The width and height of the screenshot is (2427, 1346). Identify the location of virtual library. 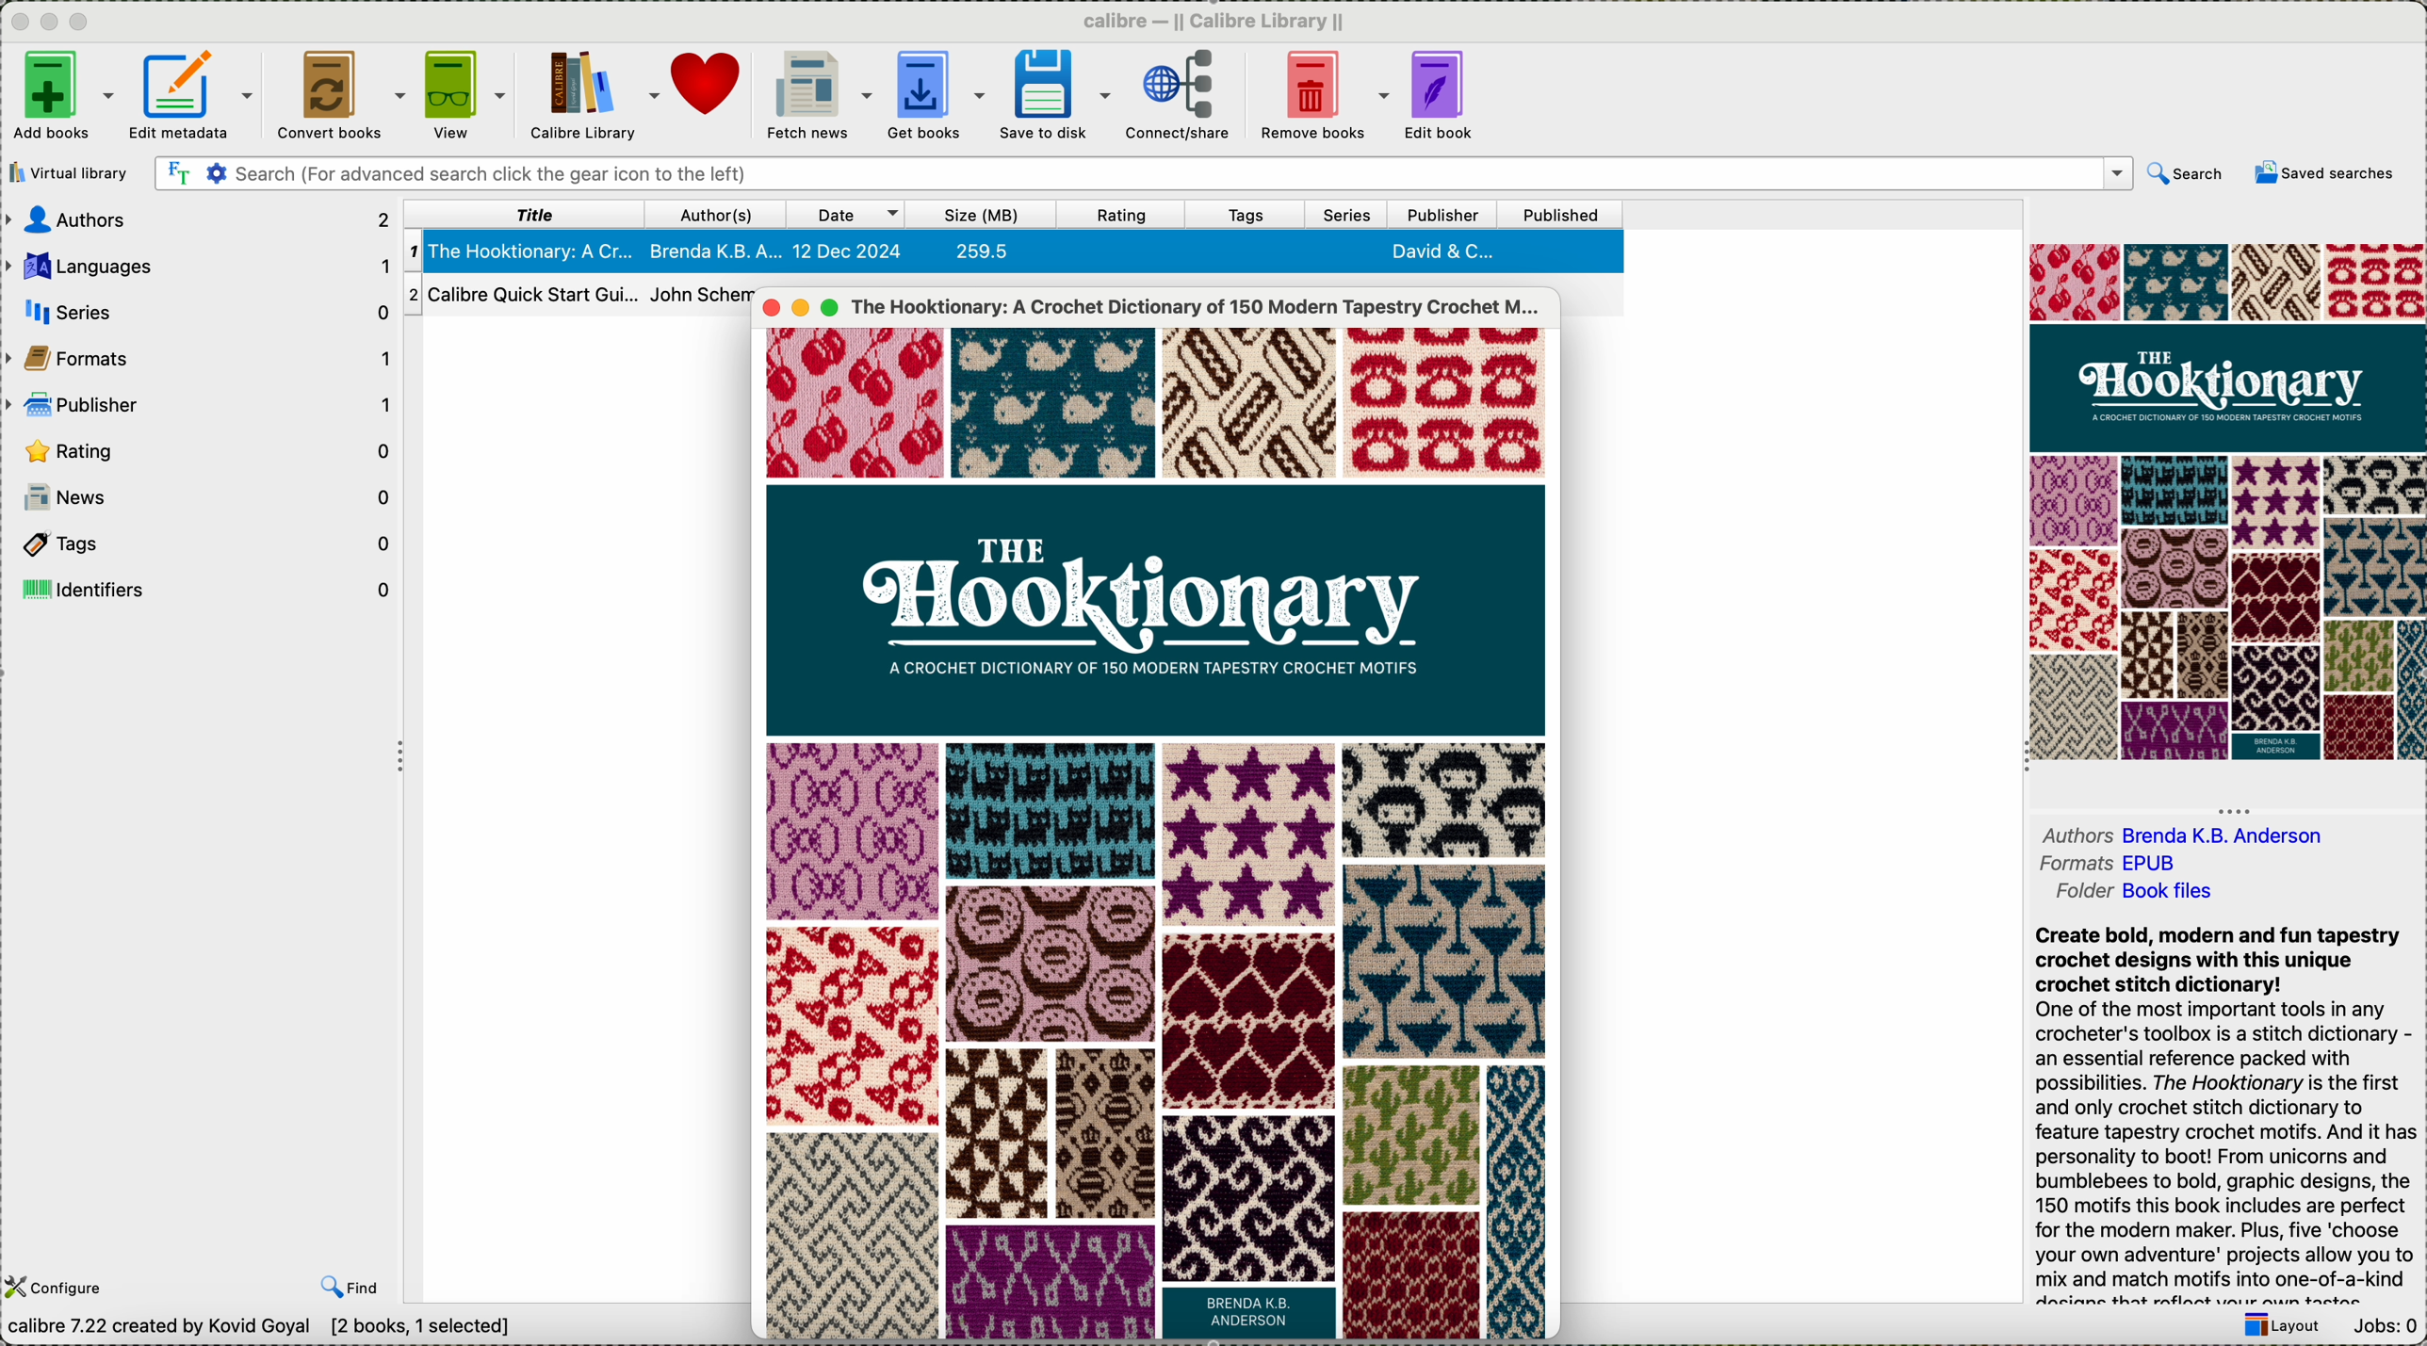
(74, 173).